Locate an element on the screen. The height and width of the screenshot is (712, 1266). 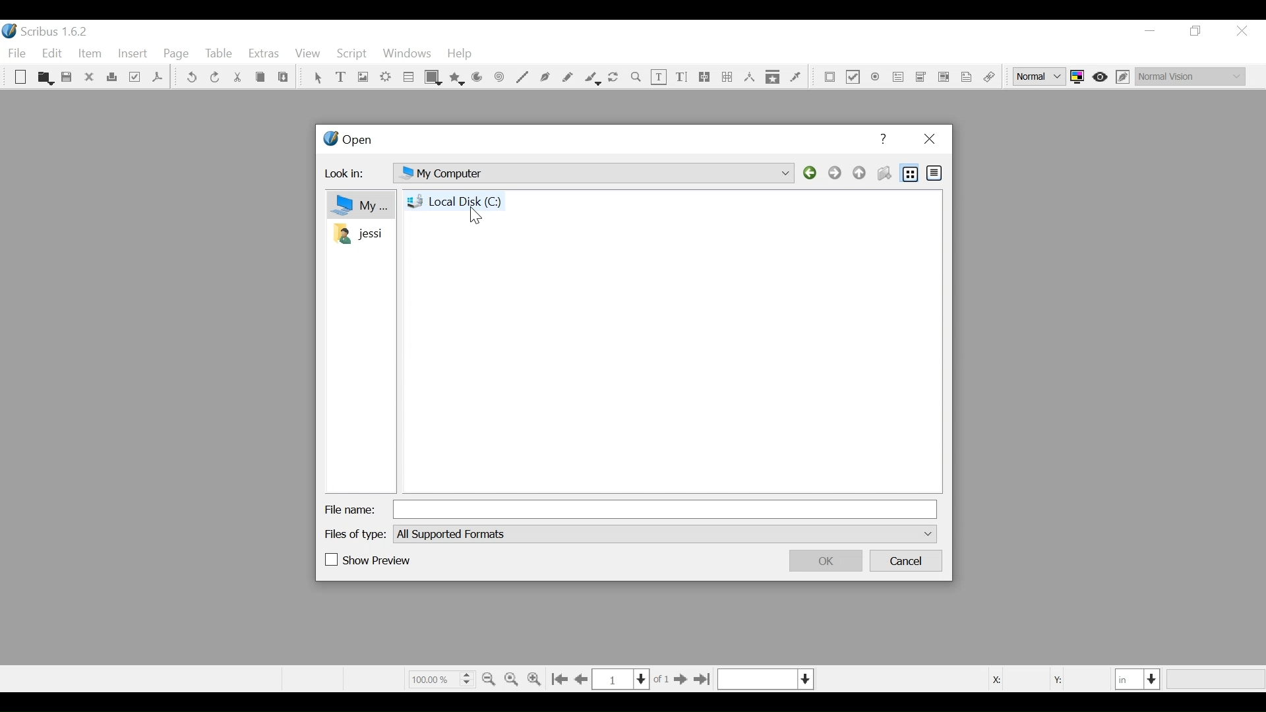
undo is located at coordinates (192, 78).